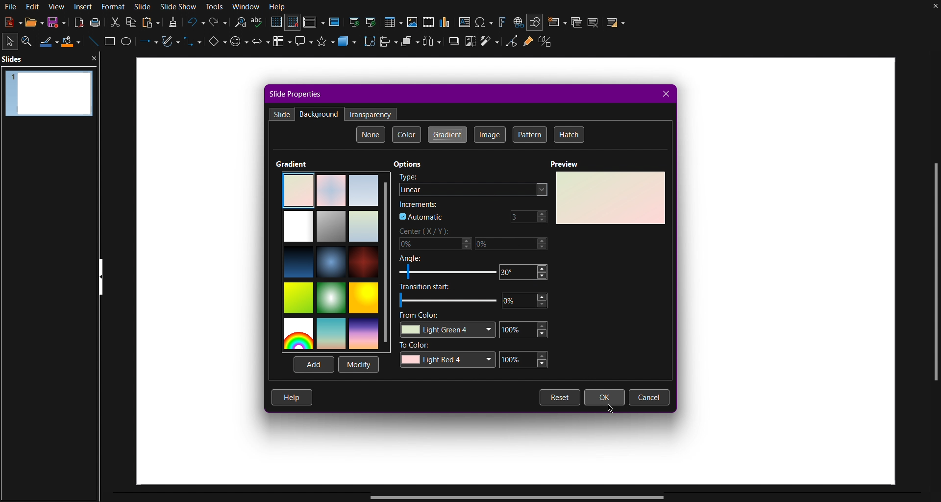  Describe the element at coordinates (433, 44) in the screenshot. I see `Distribute Objects` at that location.